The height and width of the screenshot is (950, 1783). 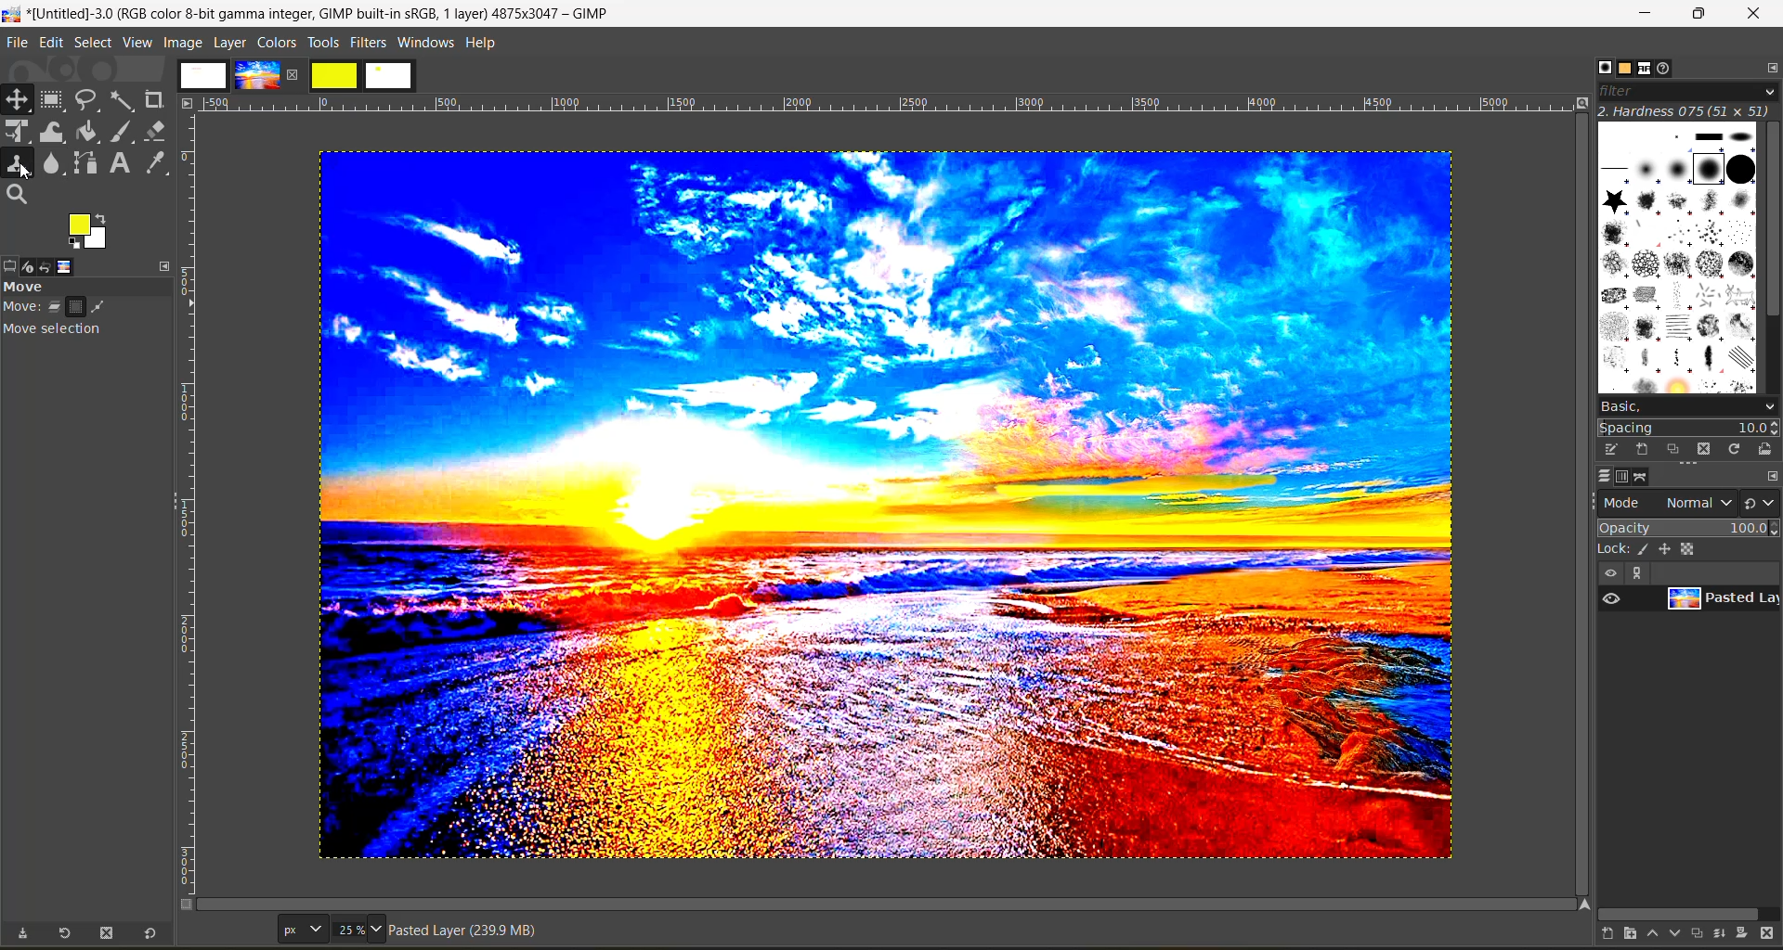 I want to click on ruler, so click(x=194, y=507).